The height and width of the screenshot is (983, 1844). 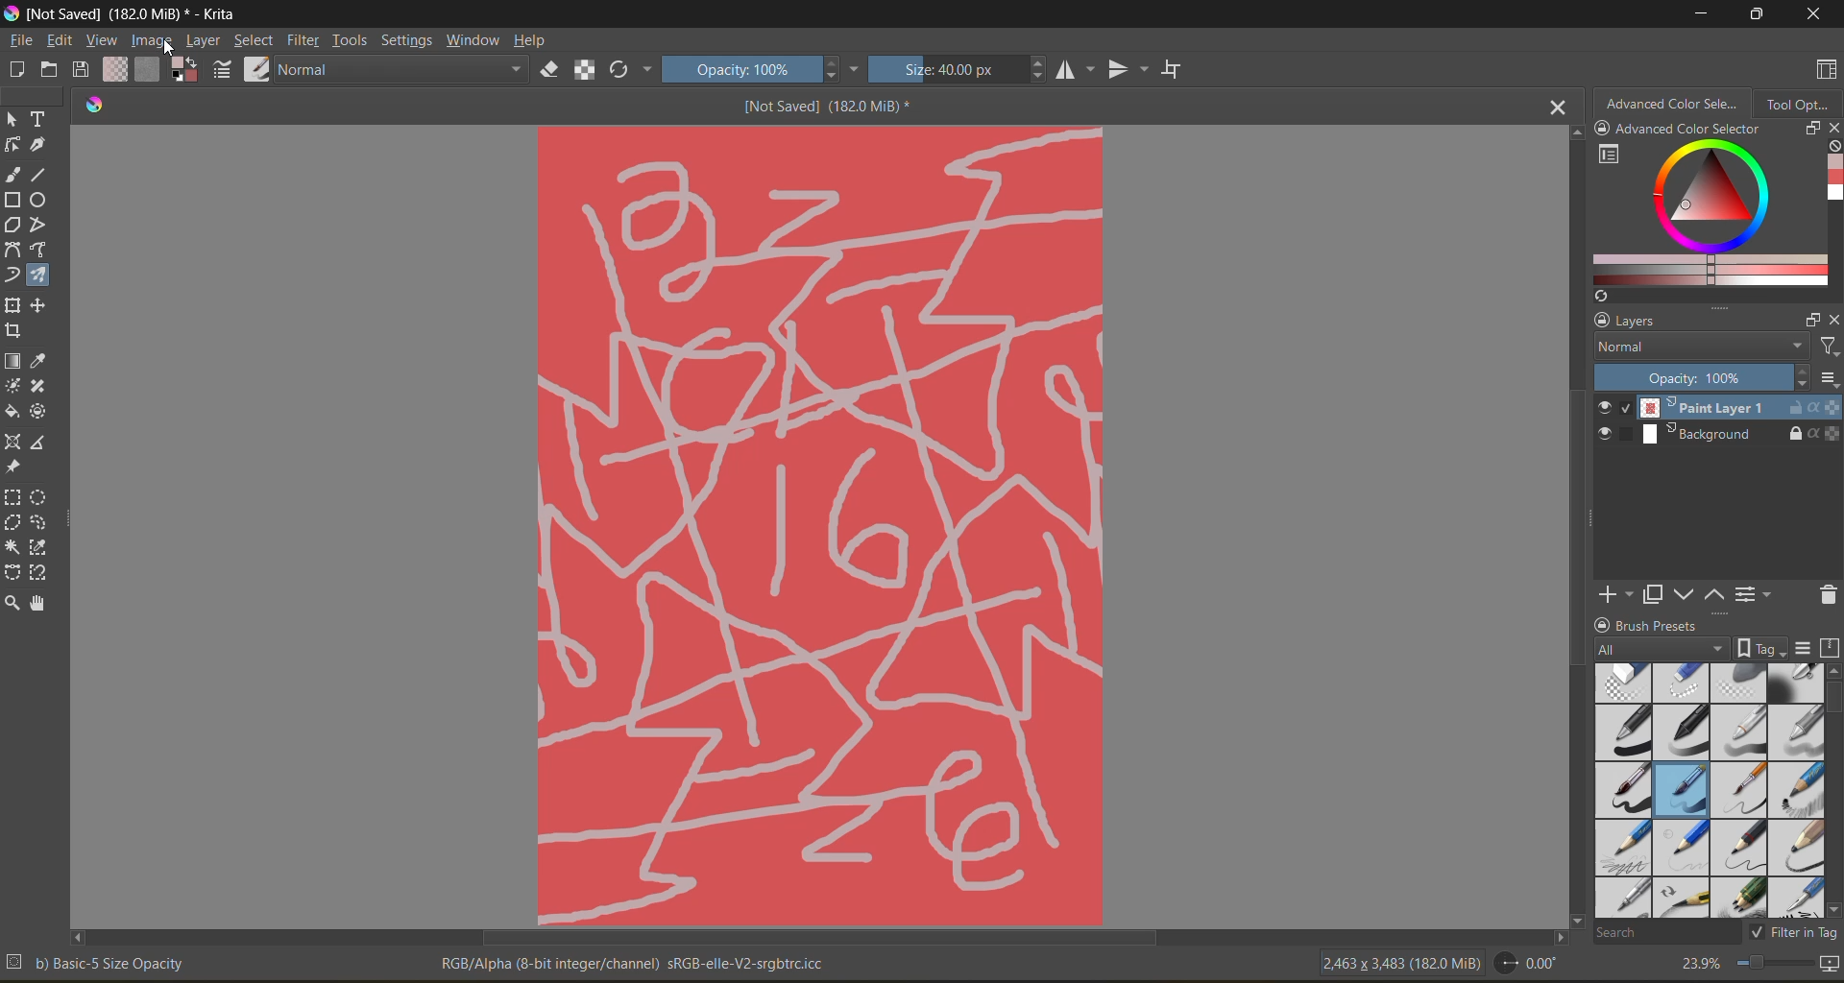 I want to click on scroll down, so click(x=1575, y=917).